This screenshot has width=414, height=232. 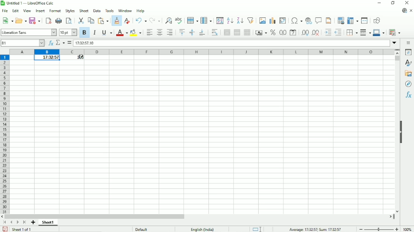 I want to click on Merge cells, so click(x=237, y=32).